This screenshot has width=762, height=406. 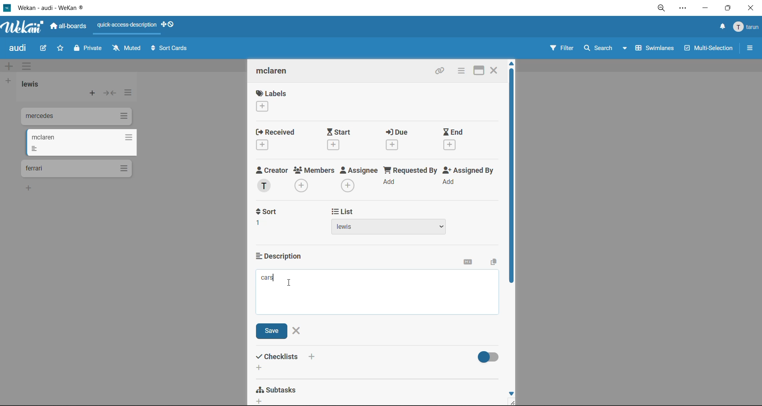 I want to click on due, so click(x=404, y=139).